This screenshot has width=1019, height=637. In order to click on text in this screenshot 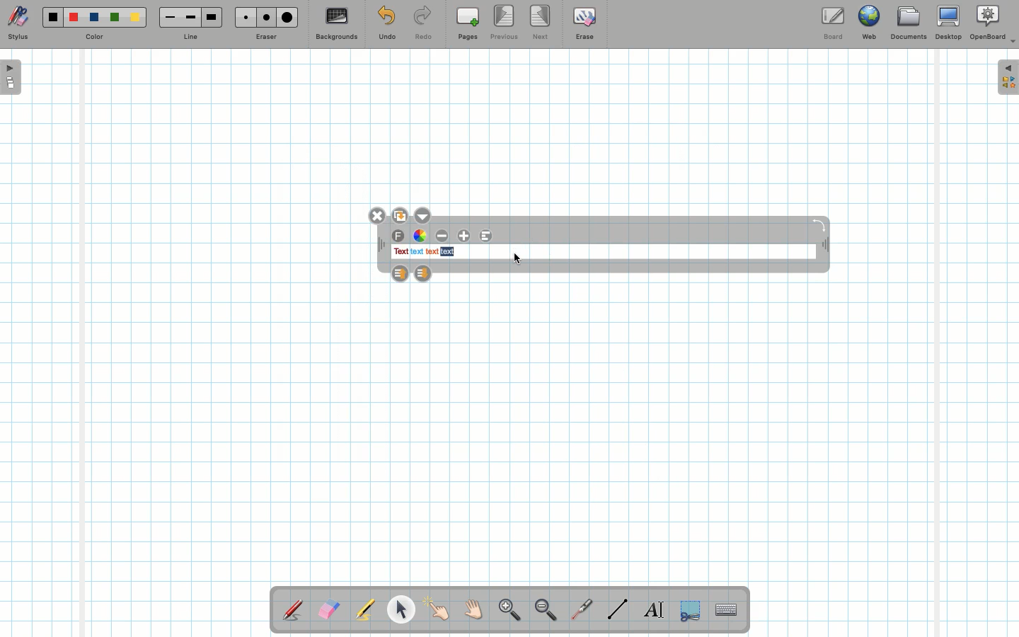, I will do `click(400, 252)`.